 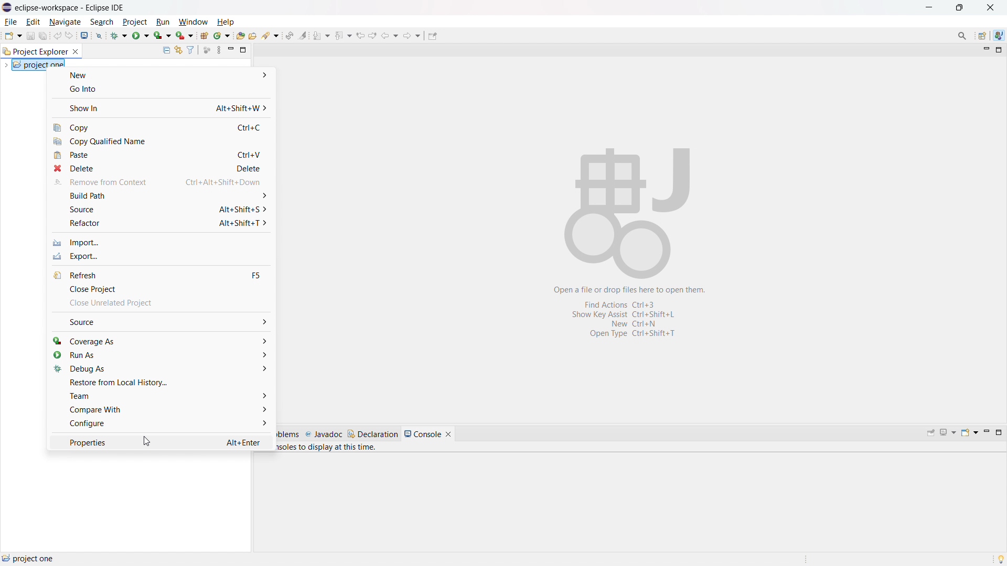 What do you see at coordinates (203, 36) in the screenshot?
I see `new java project` at bounding box center [203, 36].